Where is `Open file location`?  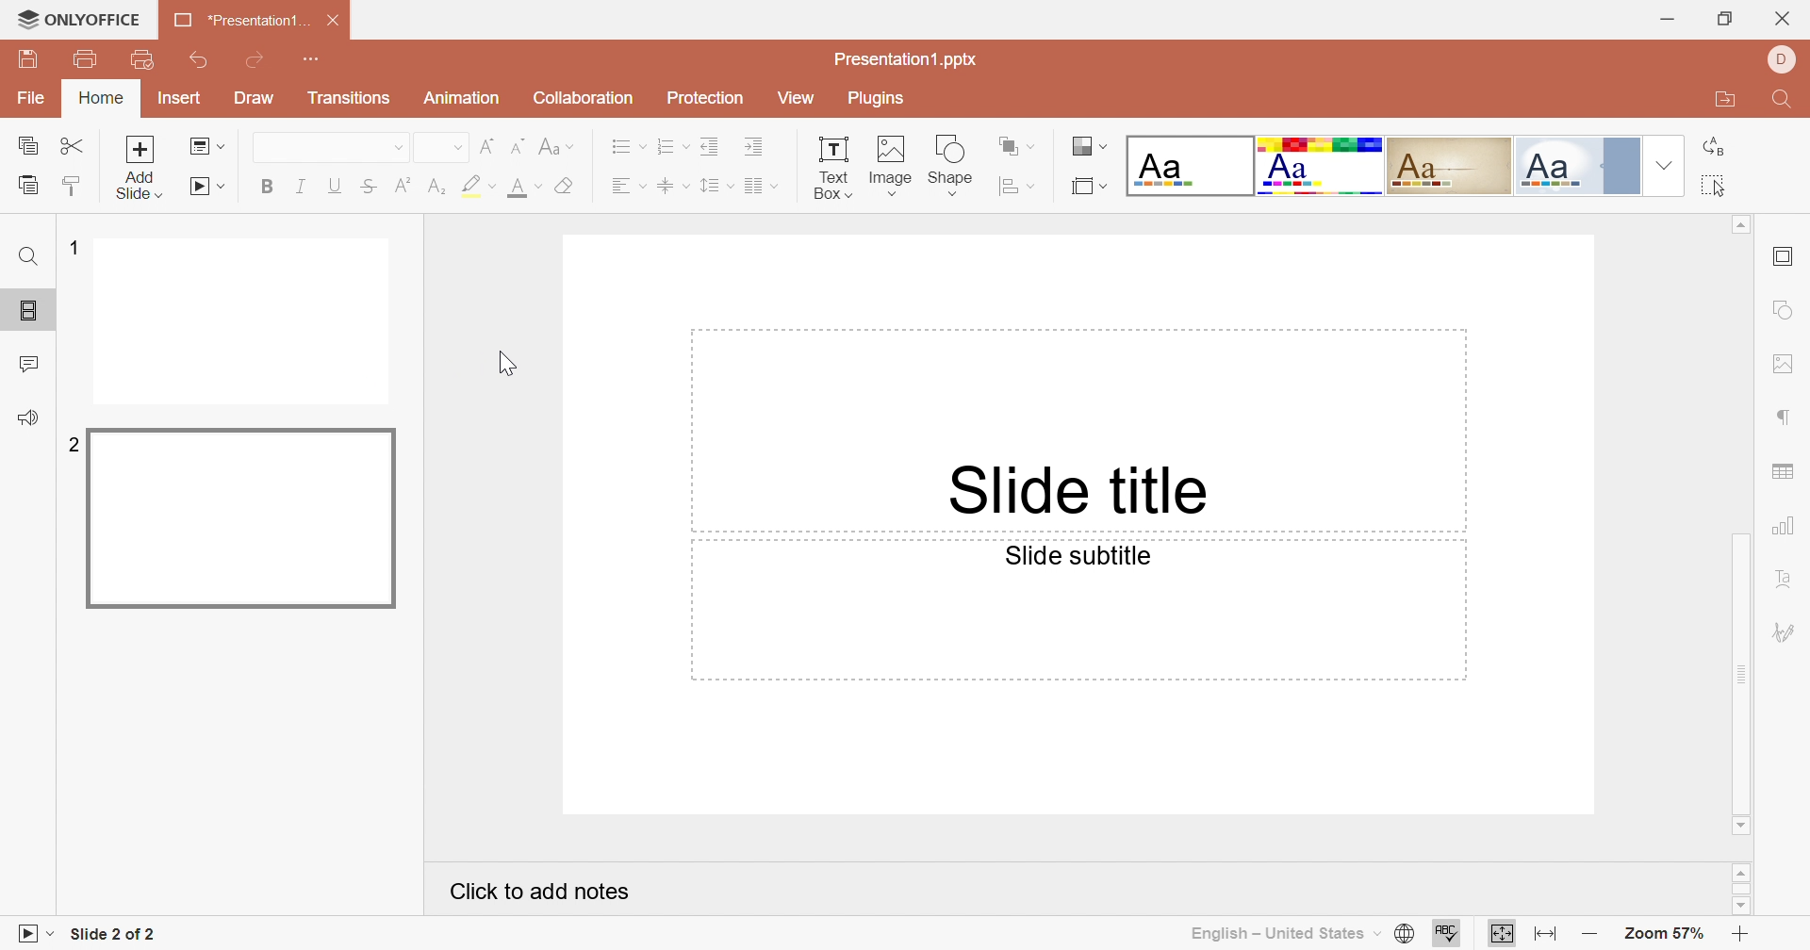 Open file location is located at coordinates (1723, 103).